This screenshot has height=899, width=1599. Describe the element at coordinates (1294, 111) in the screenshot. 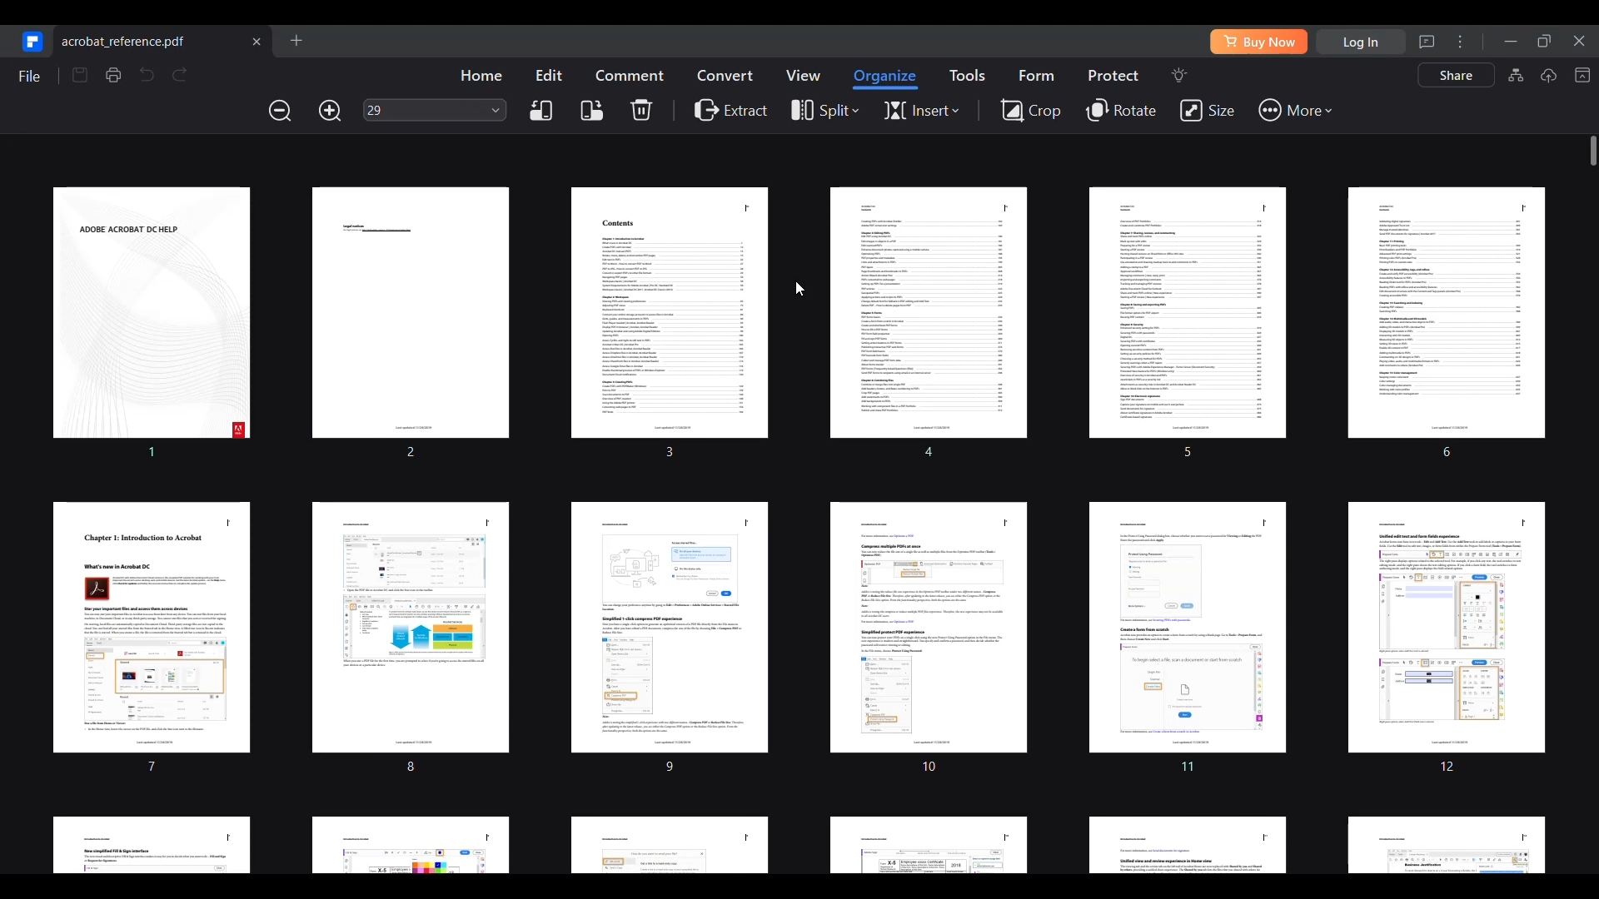

I see `More tools` at that location.